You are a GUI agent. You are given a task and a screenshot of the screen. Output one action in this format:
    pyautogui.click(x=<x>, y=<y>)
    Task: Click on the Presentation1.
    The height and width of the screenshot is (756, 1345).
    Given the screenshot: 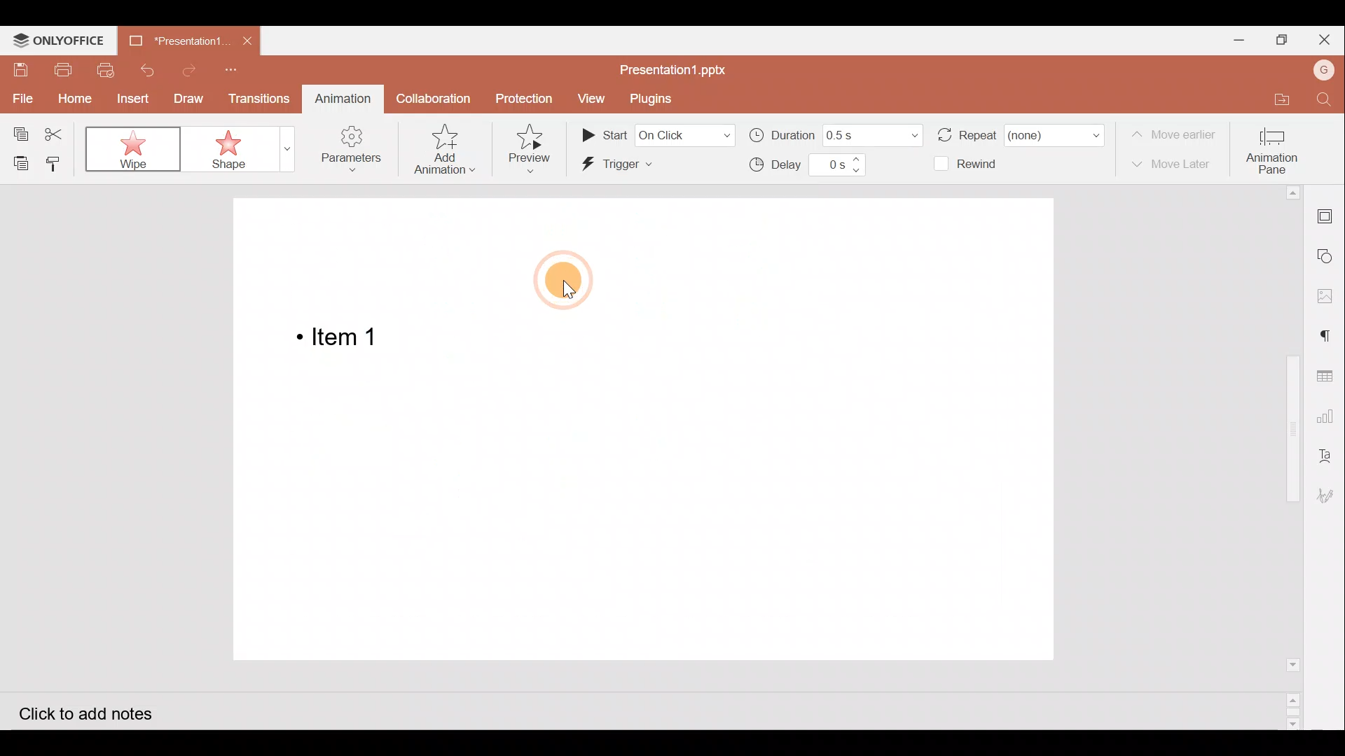 What is the action you would take?
    pyautogui.click(x=172, y=43)
    